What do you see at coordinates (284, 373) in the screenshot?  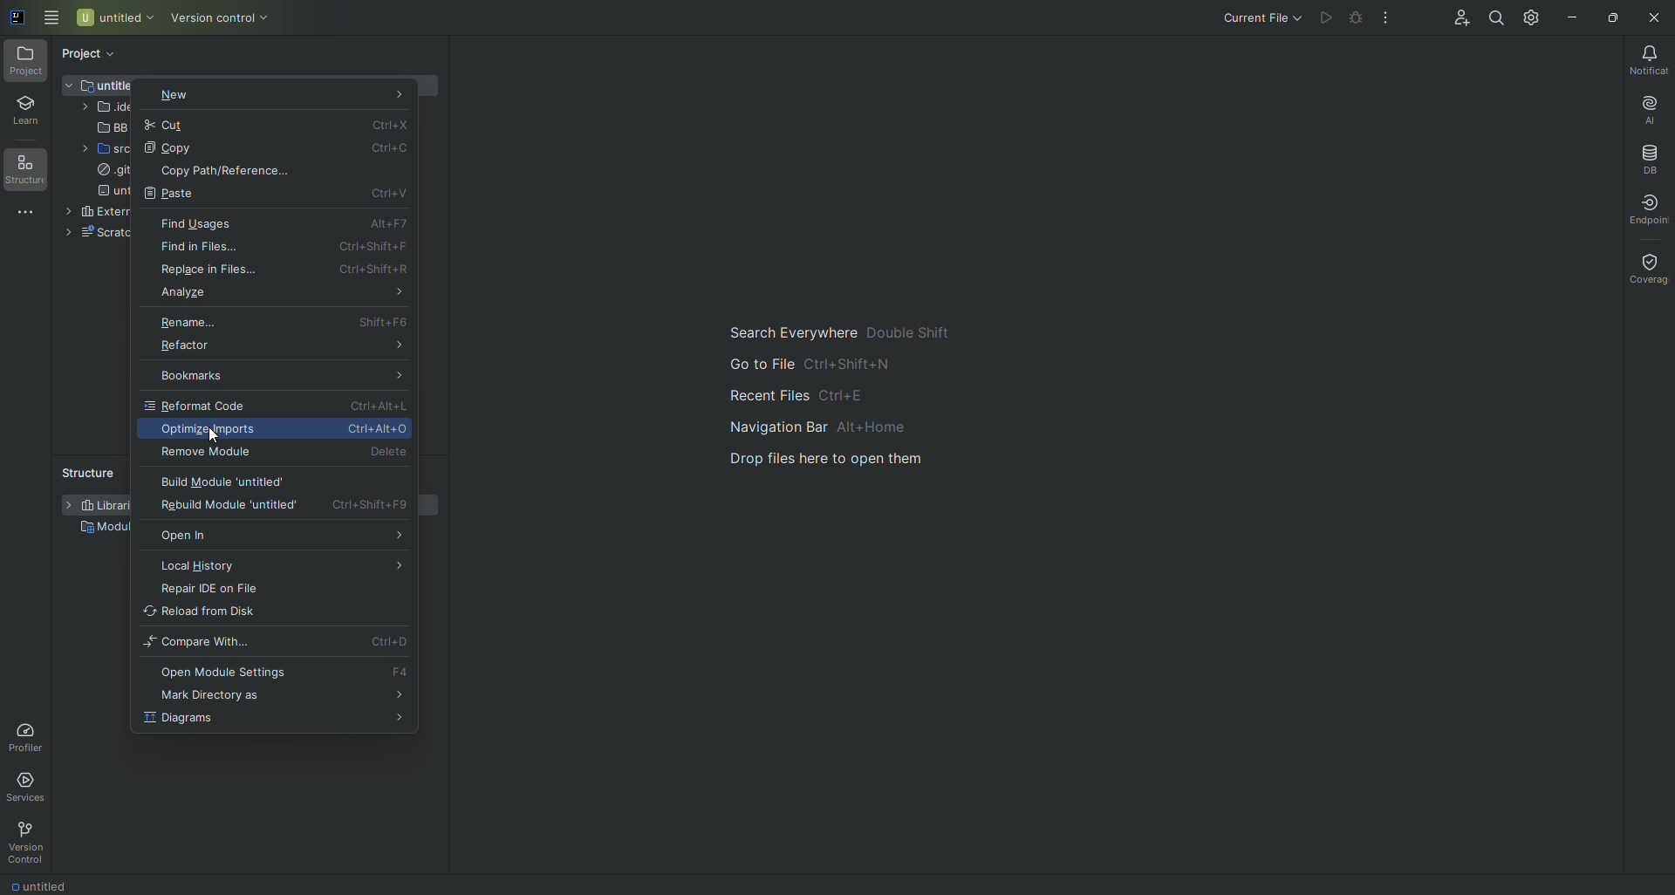 I see `Bookmarks` at bounding box center [284, 373].